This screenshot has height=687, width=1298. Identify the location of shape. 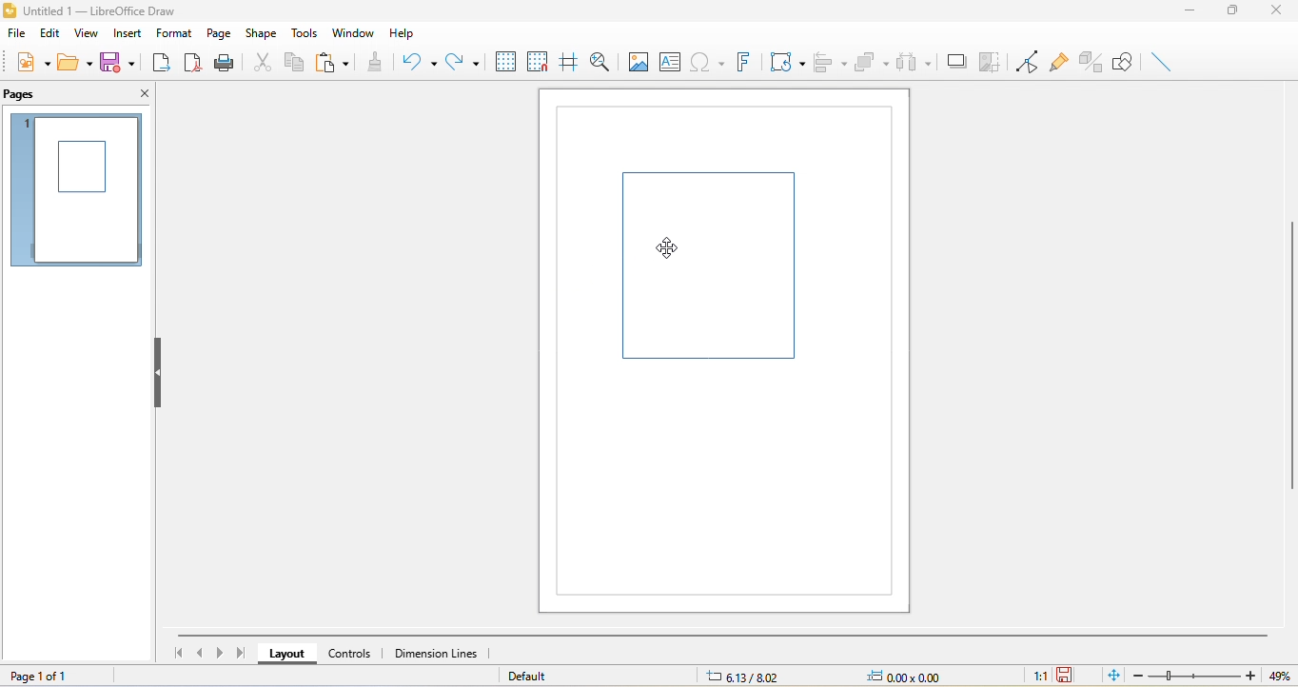
(262, 32).